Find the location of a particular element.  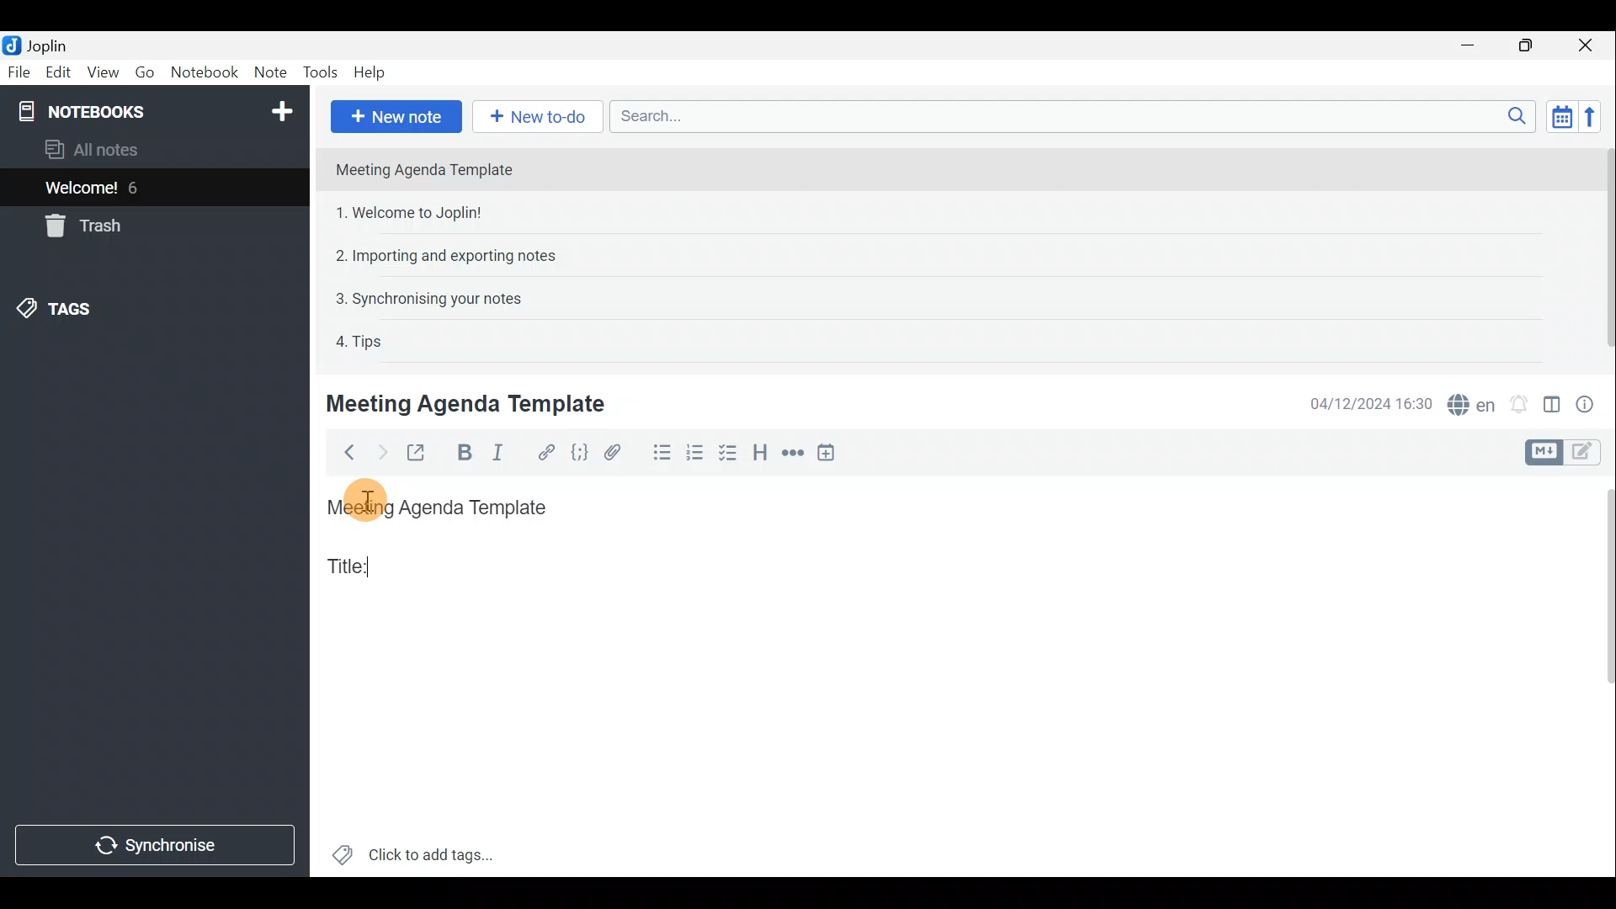

New to-do is located at coordinates (534, 116).